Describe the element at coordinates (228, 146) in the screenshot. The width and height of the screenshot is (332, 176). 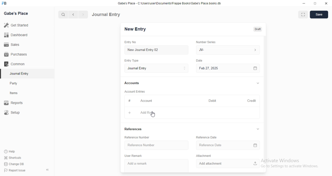
I see `Reference Date.` at that location.